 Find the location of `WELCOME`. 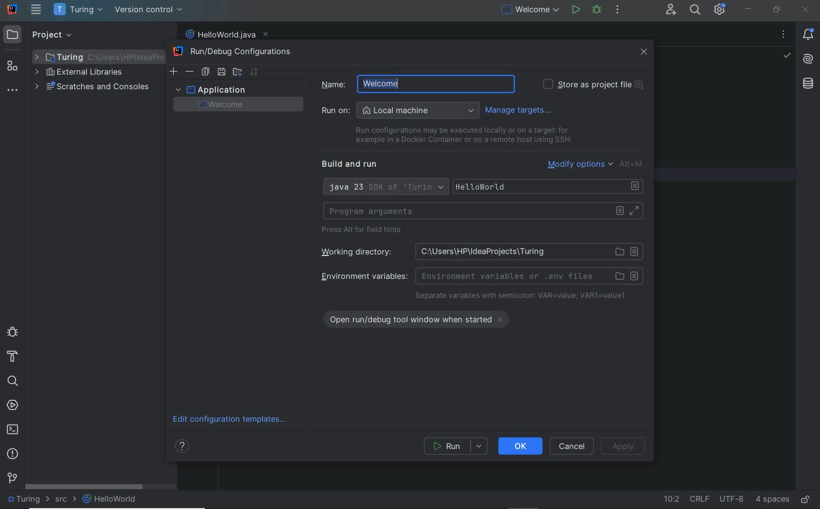

WELCOME is located at coordinates (236, 104).